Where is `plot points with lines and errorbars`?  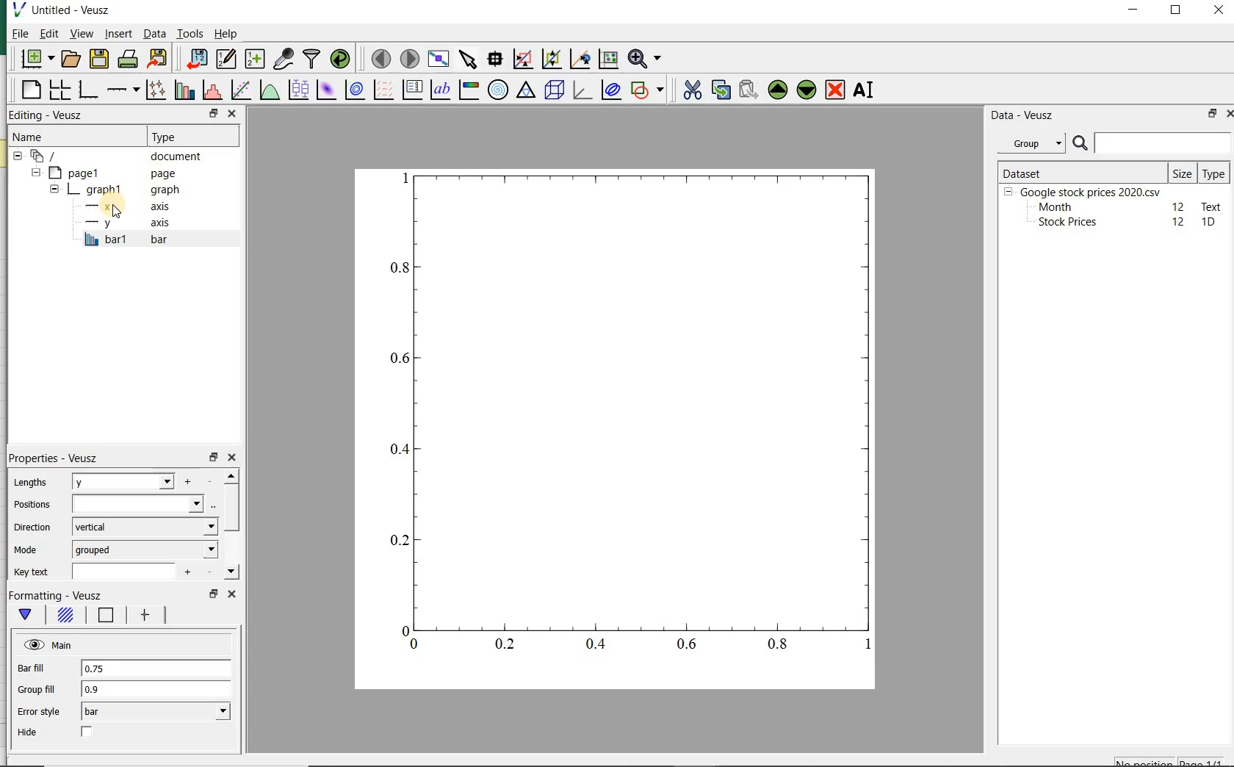
plot points with lines and errorbars is located at coordinates (153, 91).